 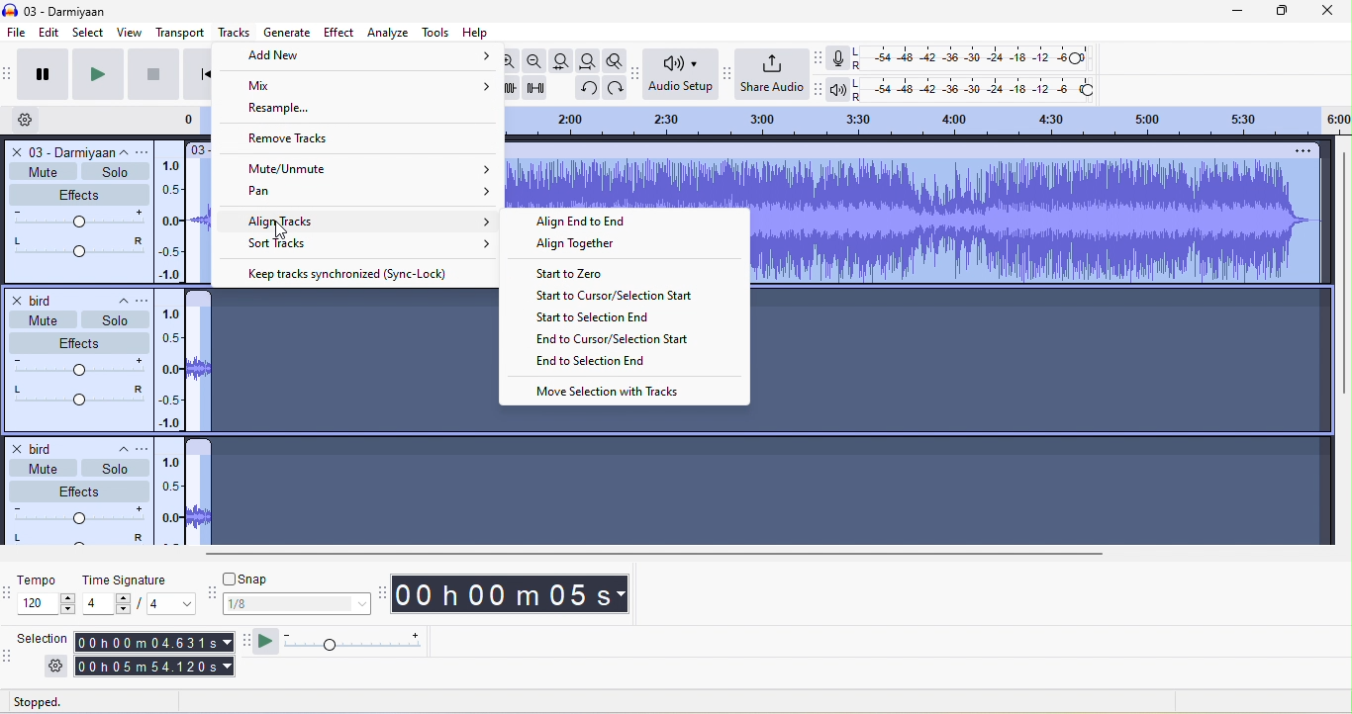 What do you see at coordinates (79, 341) in the screenshot?
I see `effect` at bounding box center [79, 341].